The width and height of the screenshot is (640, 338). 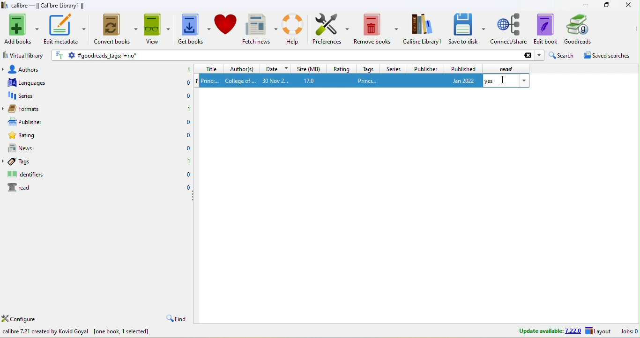 I want to click on jobs 0, so click(x=629, y=332).